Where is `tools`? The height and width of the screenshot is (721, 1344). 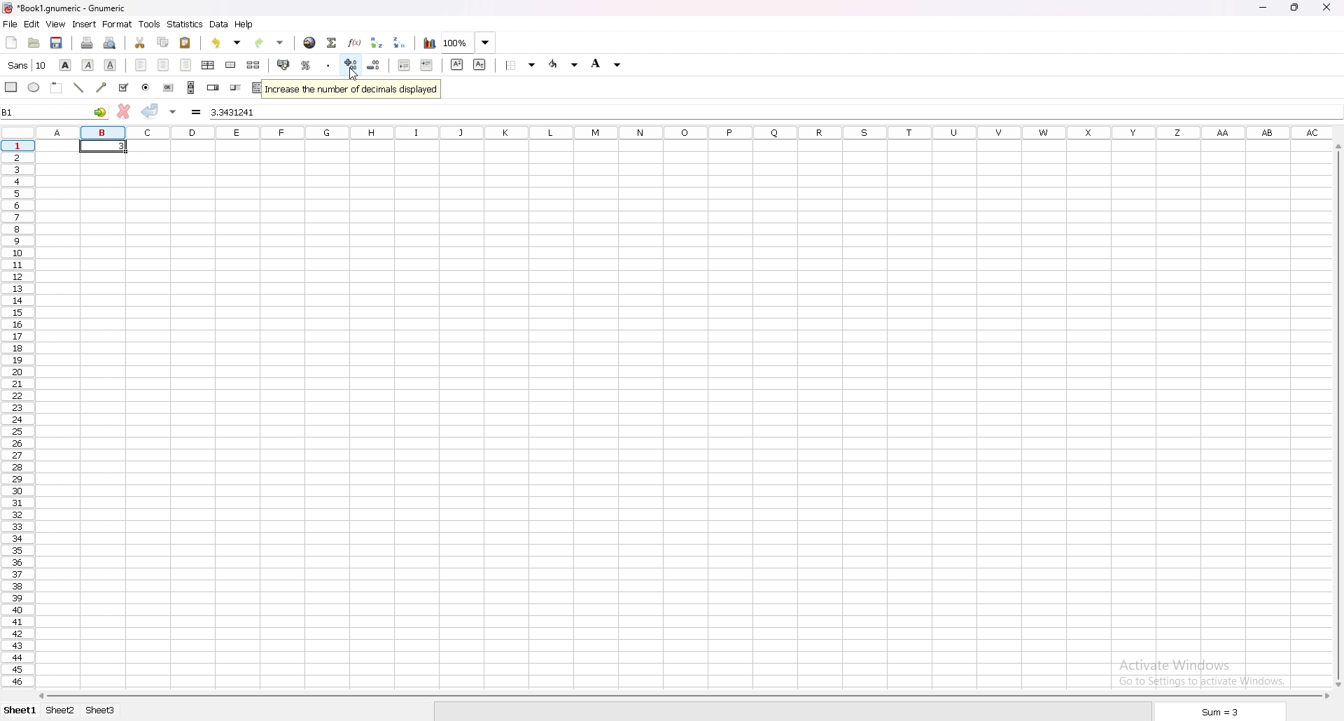 tools is located at coordinates (150, 24).